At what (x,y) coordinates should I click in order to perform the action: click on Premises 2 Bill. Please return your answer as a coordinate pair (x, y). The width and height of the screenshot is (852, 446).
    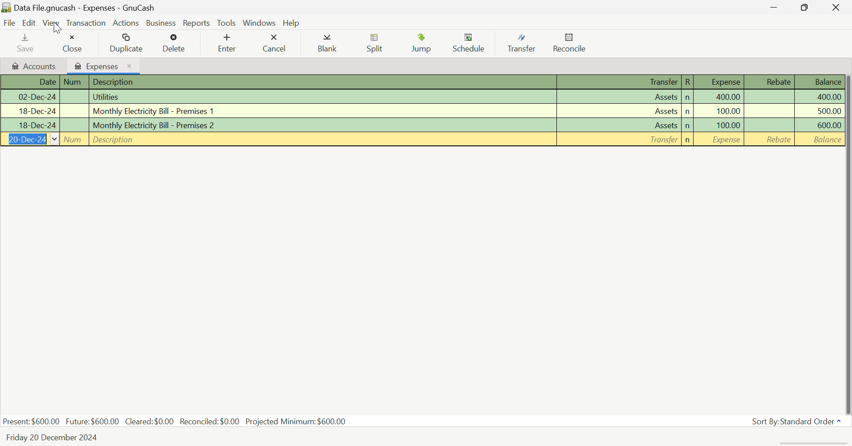
    Looking at the image, I should click on (323, 124).